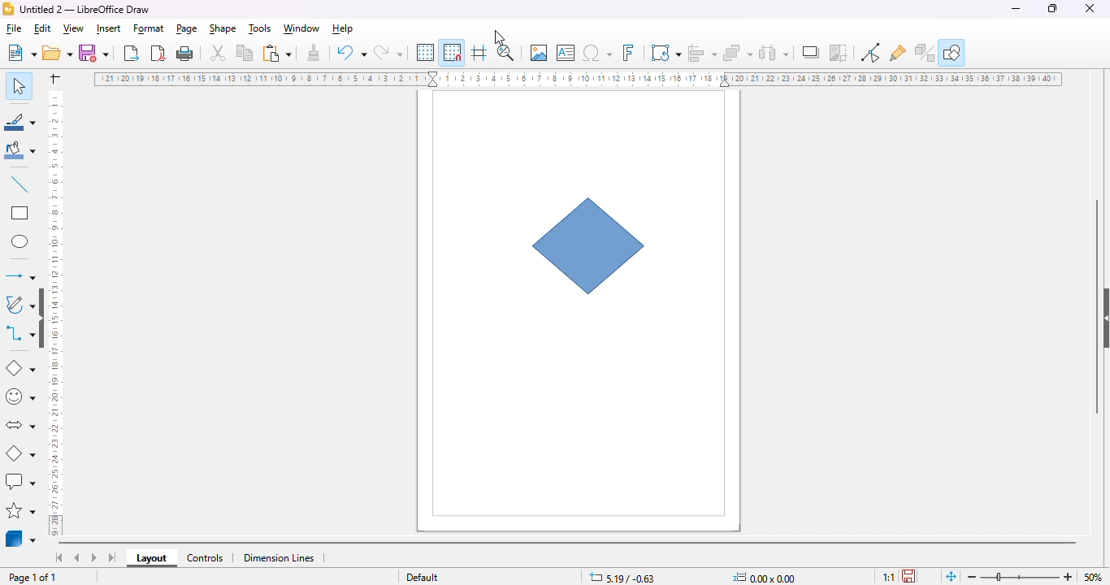 The image size is (1110, 585). What do you see at coordinates (218, 53) in the screenshot?
I see `cut` at bounding box center [218, 53].